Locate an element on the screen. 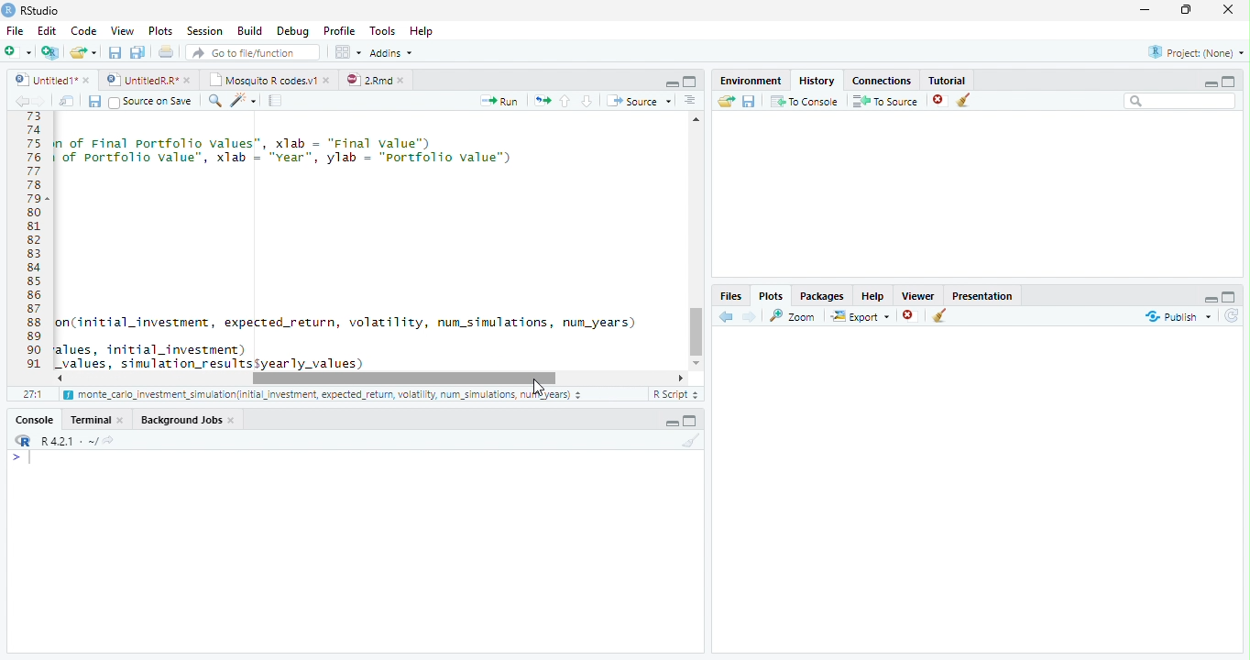 Image resolution: width=1250 pixels, height=660 pixels. Code Tools is located at coordinates (244, 101).